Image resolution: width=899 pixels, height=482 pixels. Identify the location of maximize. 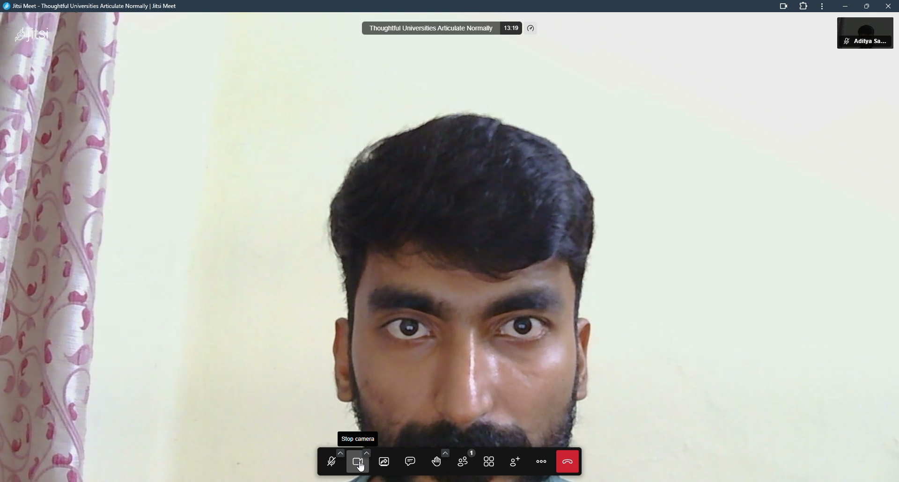
(866, 6).